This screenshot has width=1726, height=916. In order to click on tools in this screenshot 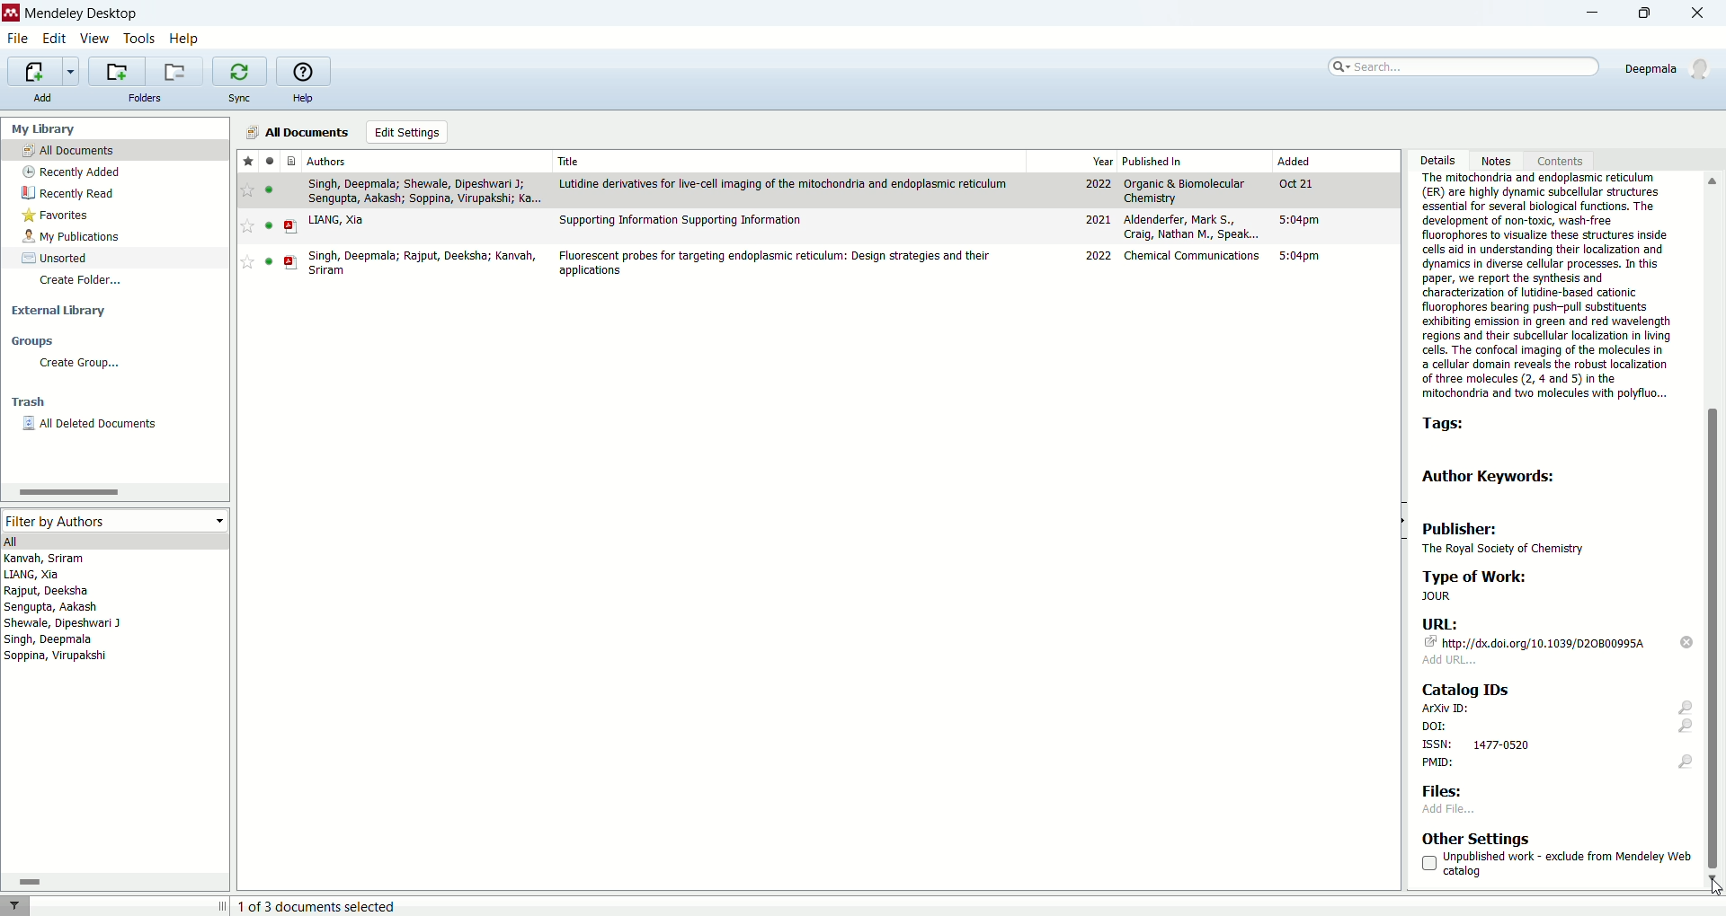, I will do `click(140, 40)`.